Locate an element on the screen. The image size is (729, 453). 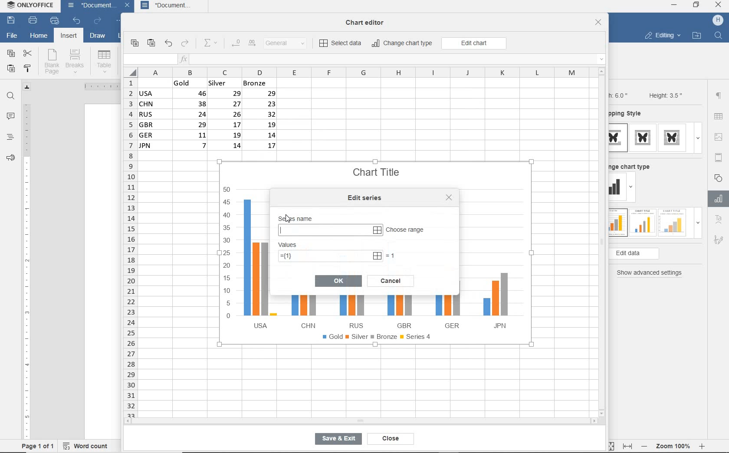
type 3 is located at coordinates (673, 222).